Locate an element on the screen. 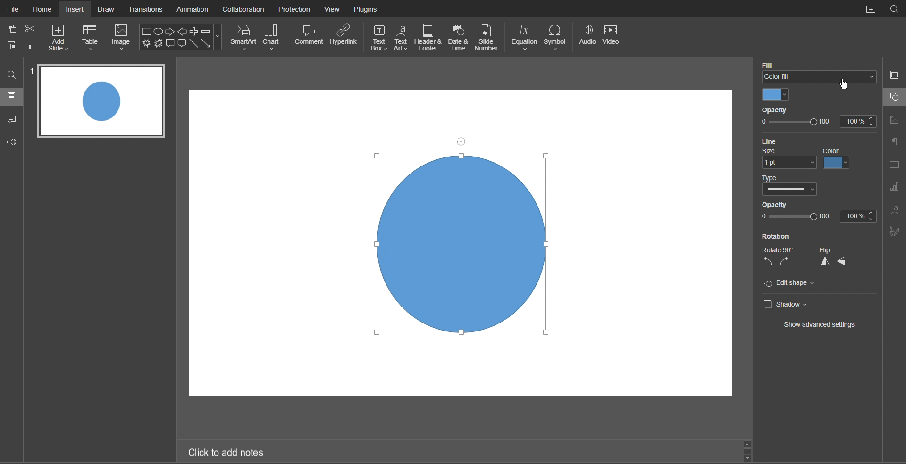 The image size is (906, 464). Table Settings is located at coordinates (894, 163).